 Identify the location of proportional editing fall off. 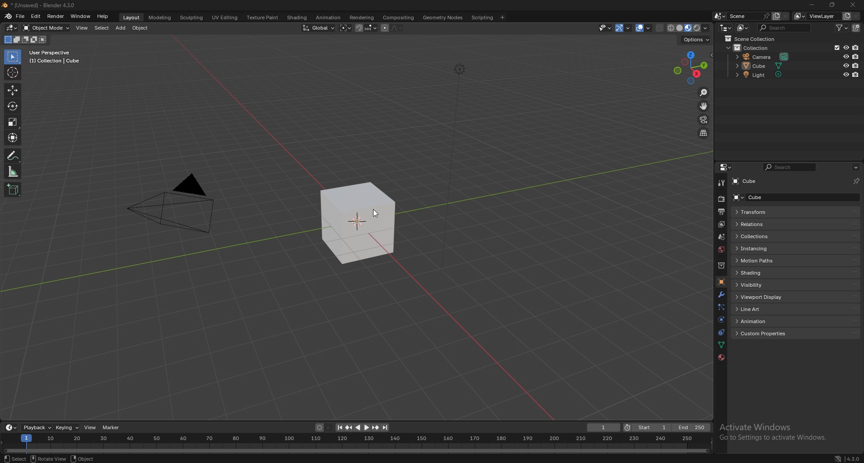
(397, 28).